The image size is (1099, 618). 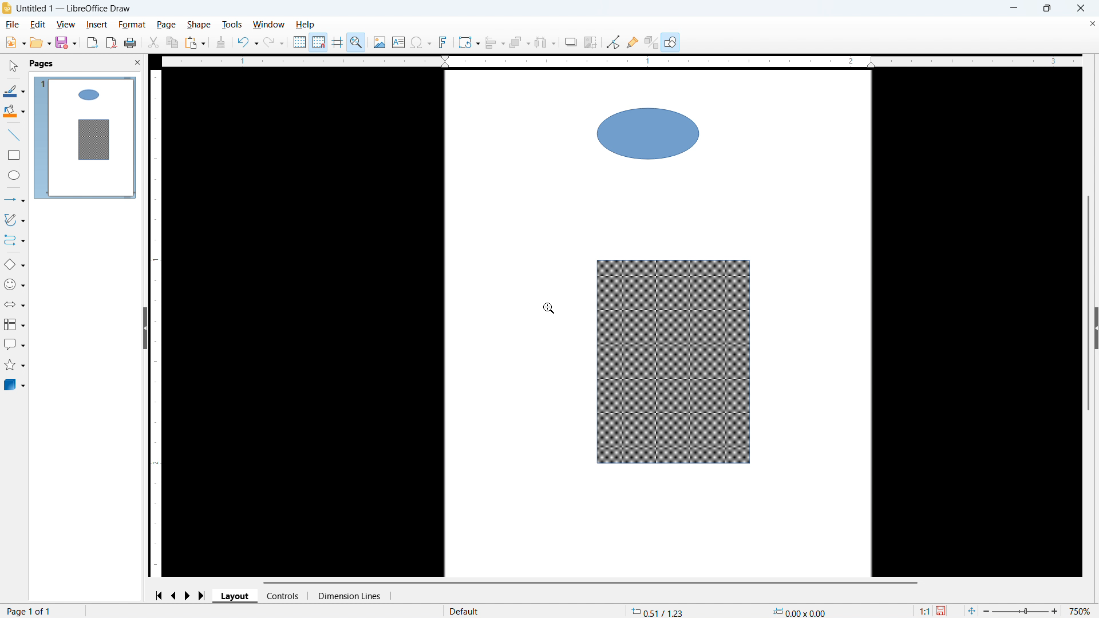 I want to click on Close document , so click(x=1090, y=24).